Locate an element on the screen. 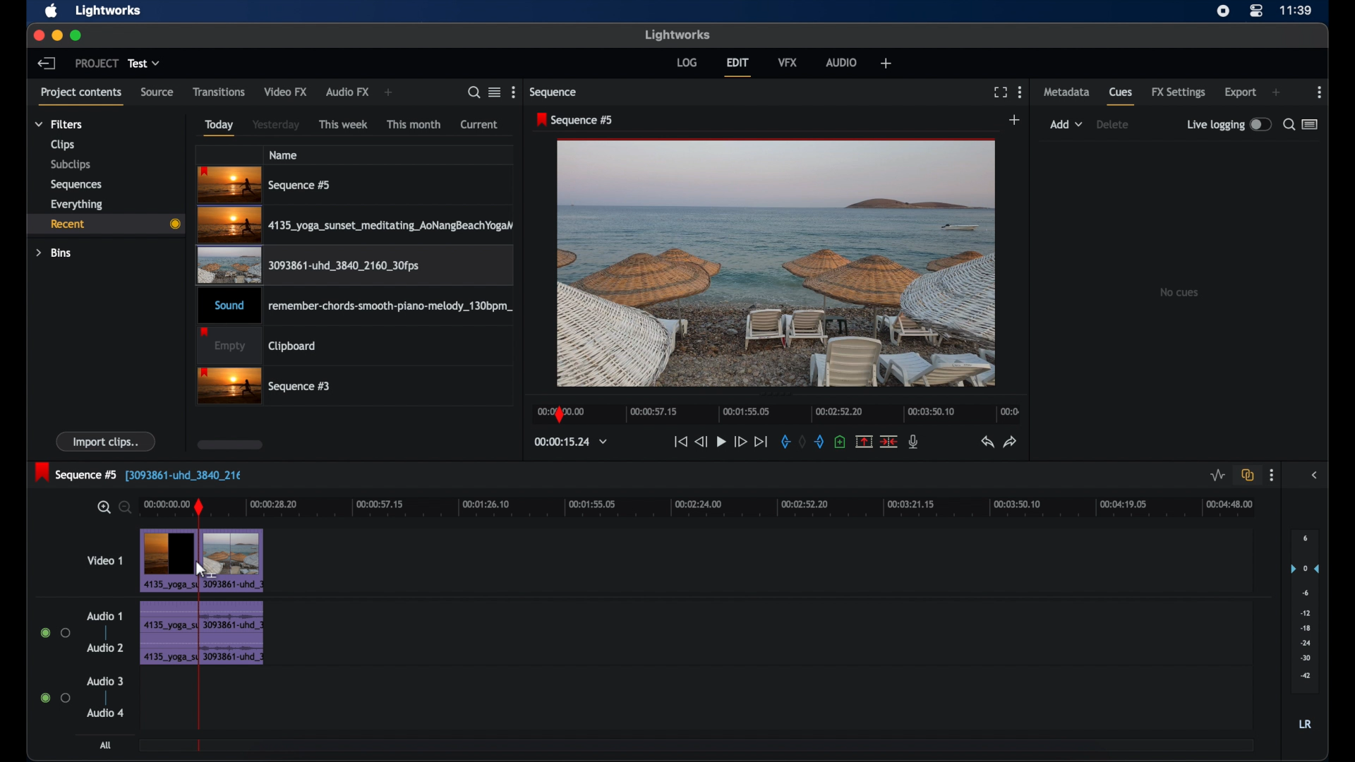 This screenshot has height=762, width=1355. scroll box is located at coordinates (229, 445).